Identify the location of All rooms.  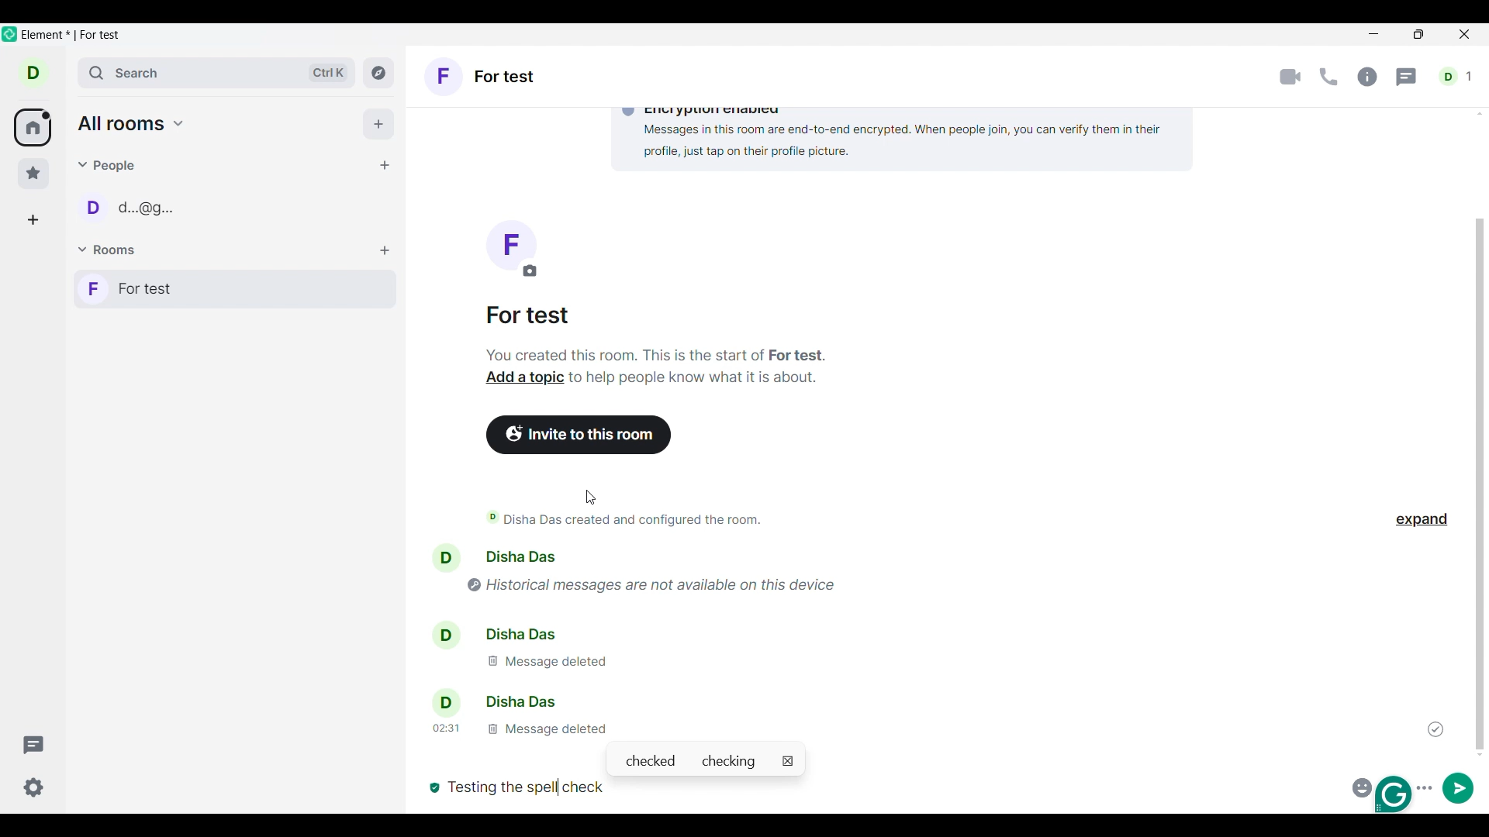
(33, 128).